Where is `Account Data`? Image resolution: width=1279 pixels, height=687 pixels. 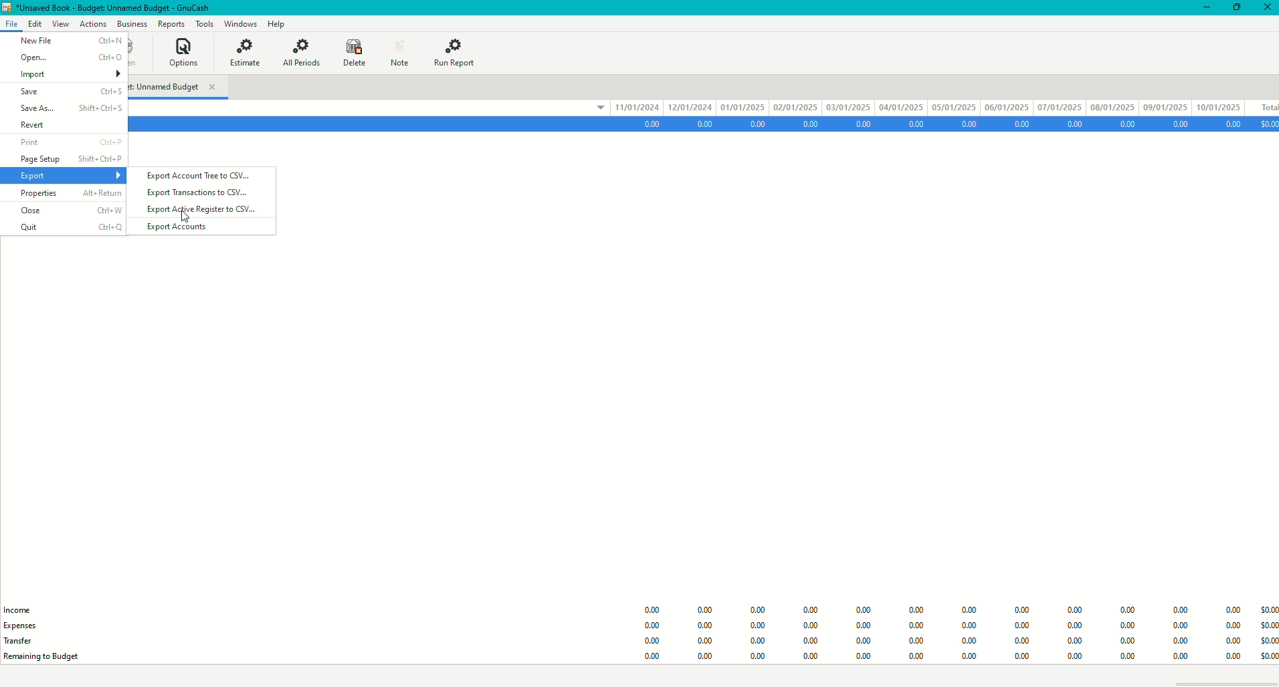 Account Data is located at coordinates (957, 124).